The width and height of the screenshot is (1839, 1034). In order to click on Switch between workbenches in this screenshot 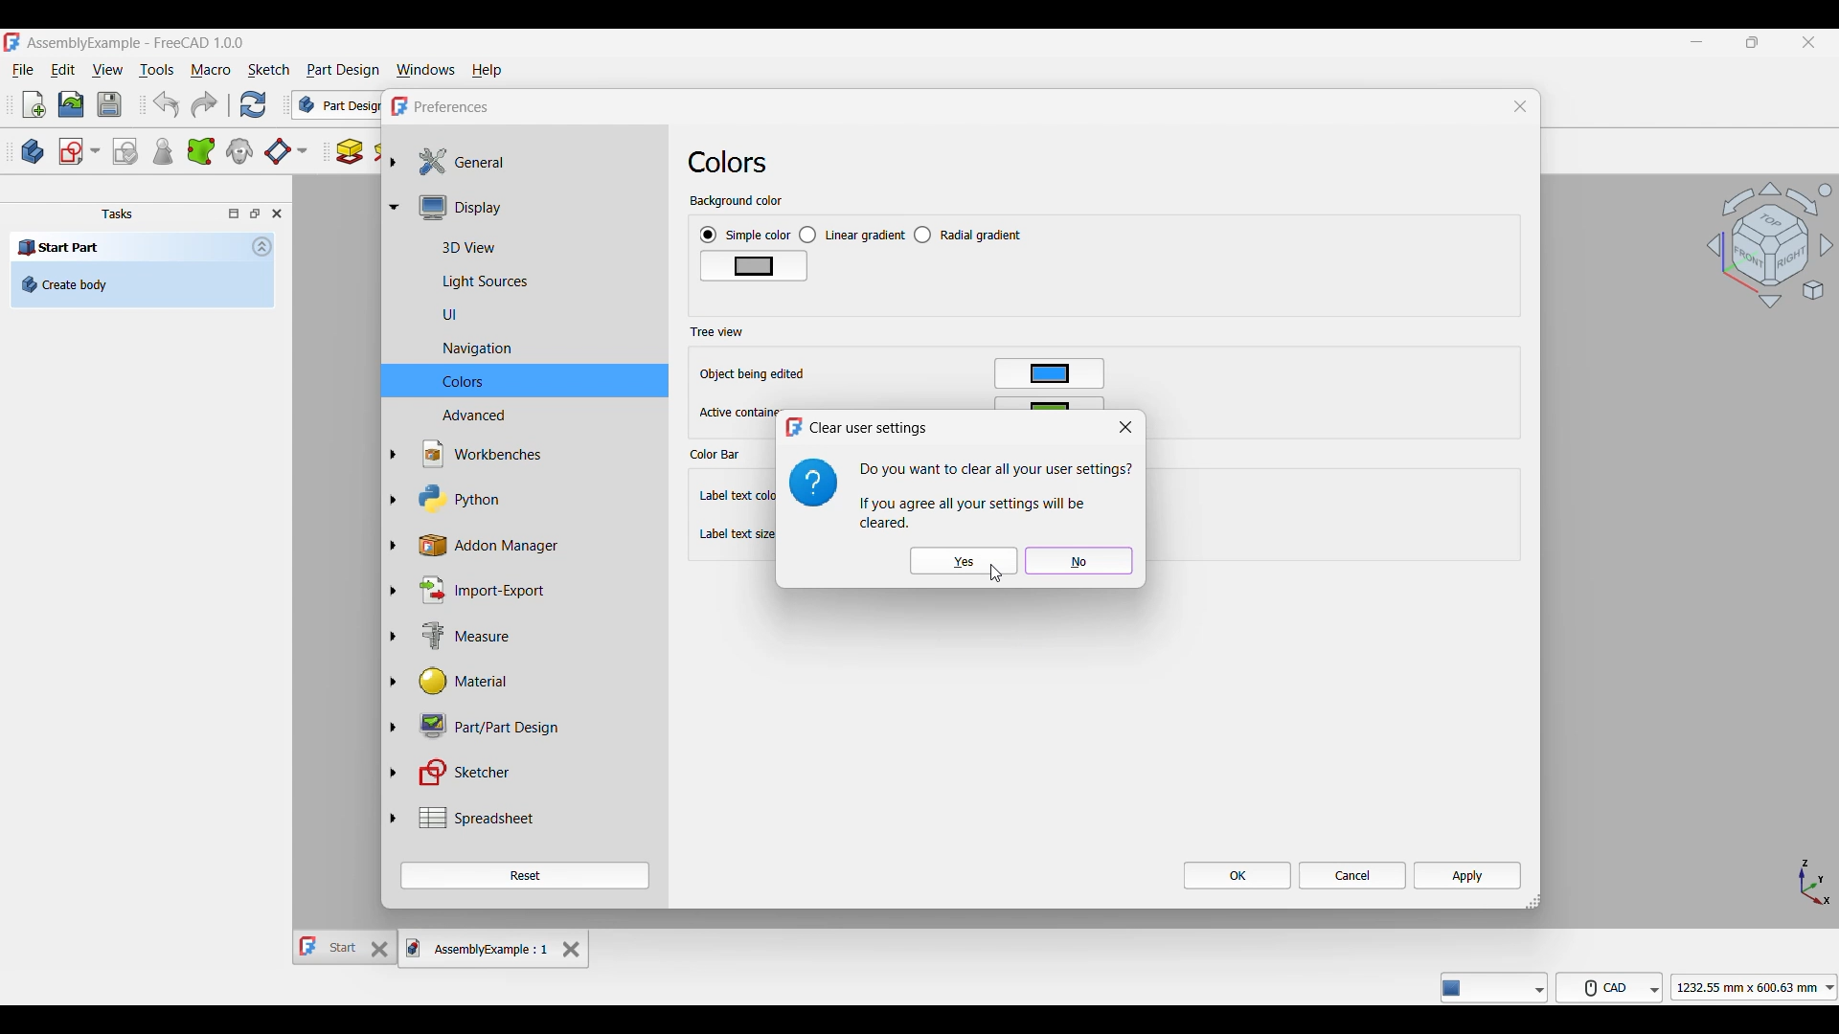, I will do `click(336, 104)`.